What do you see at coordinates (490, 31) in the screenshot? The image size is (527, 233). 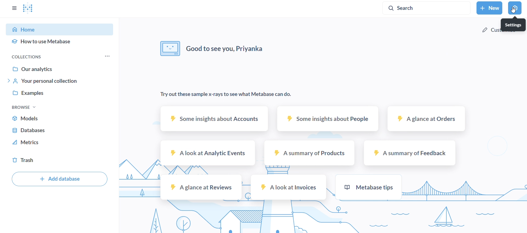 I see `customize` at bounding box center [490, 31].